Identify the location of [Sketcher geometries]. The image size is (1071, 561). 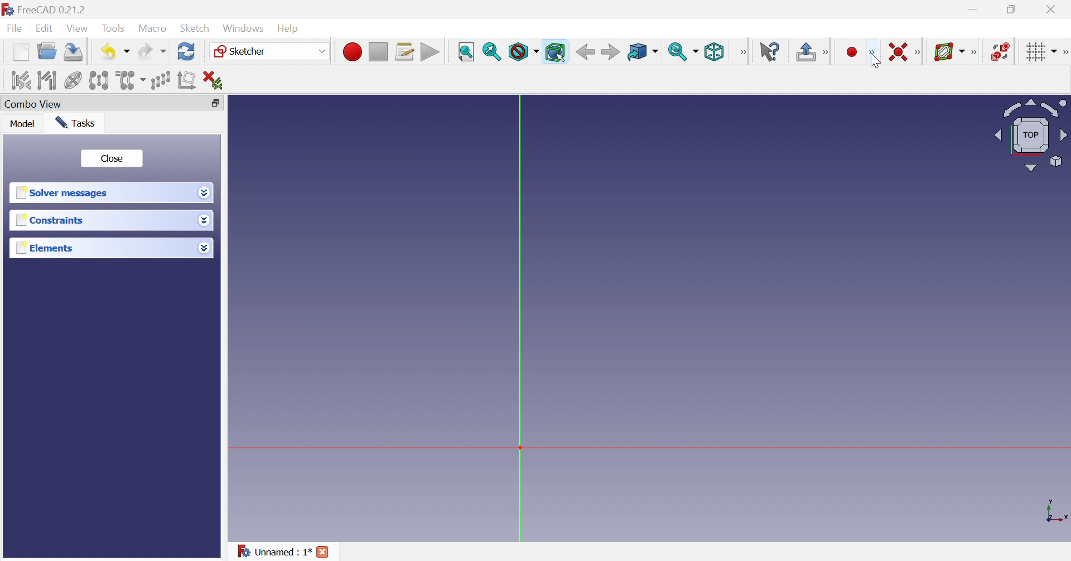
(873, 53).